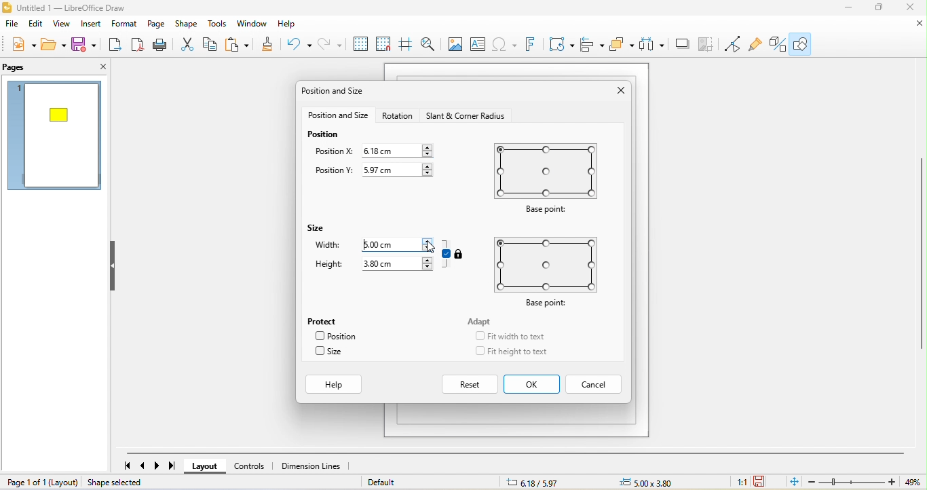  I want to click on horizontal scroll bar, so click(523, 453).